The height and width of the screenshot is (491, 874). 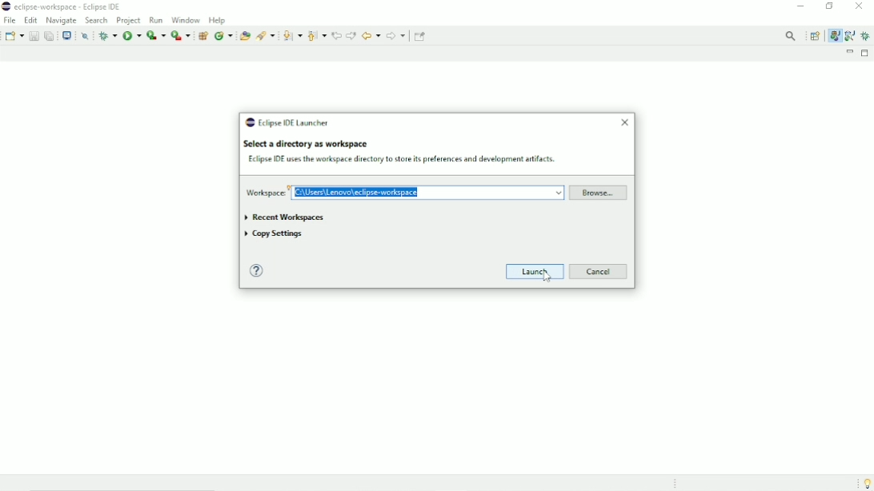 What do you see at coordinates (850, 35) in the screenshot?
I see `Java browsing` at bounding box center [850, 35].